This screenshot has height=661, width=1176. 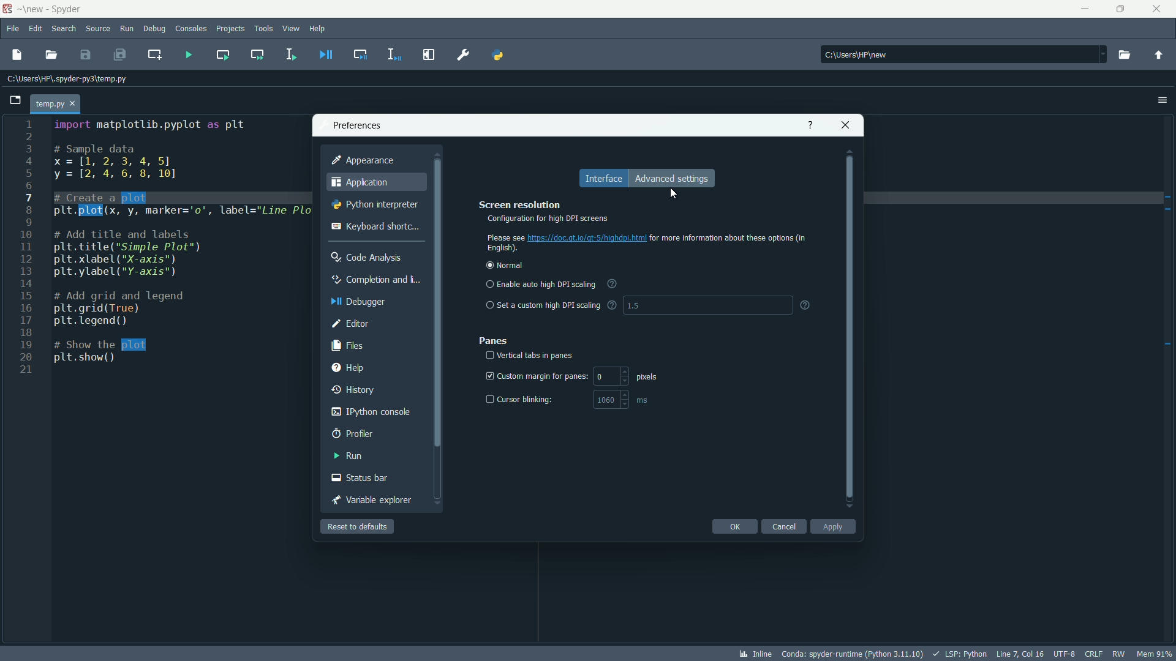 I want to click on cancel, so click(x=784, y=526).